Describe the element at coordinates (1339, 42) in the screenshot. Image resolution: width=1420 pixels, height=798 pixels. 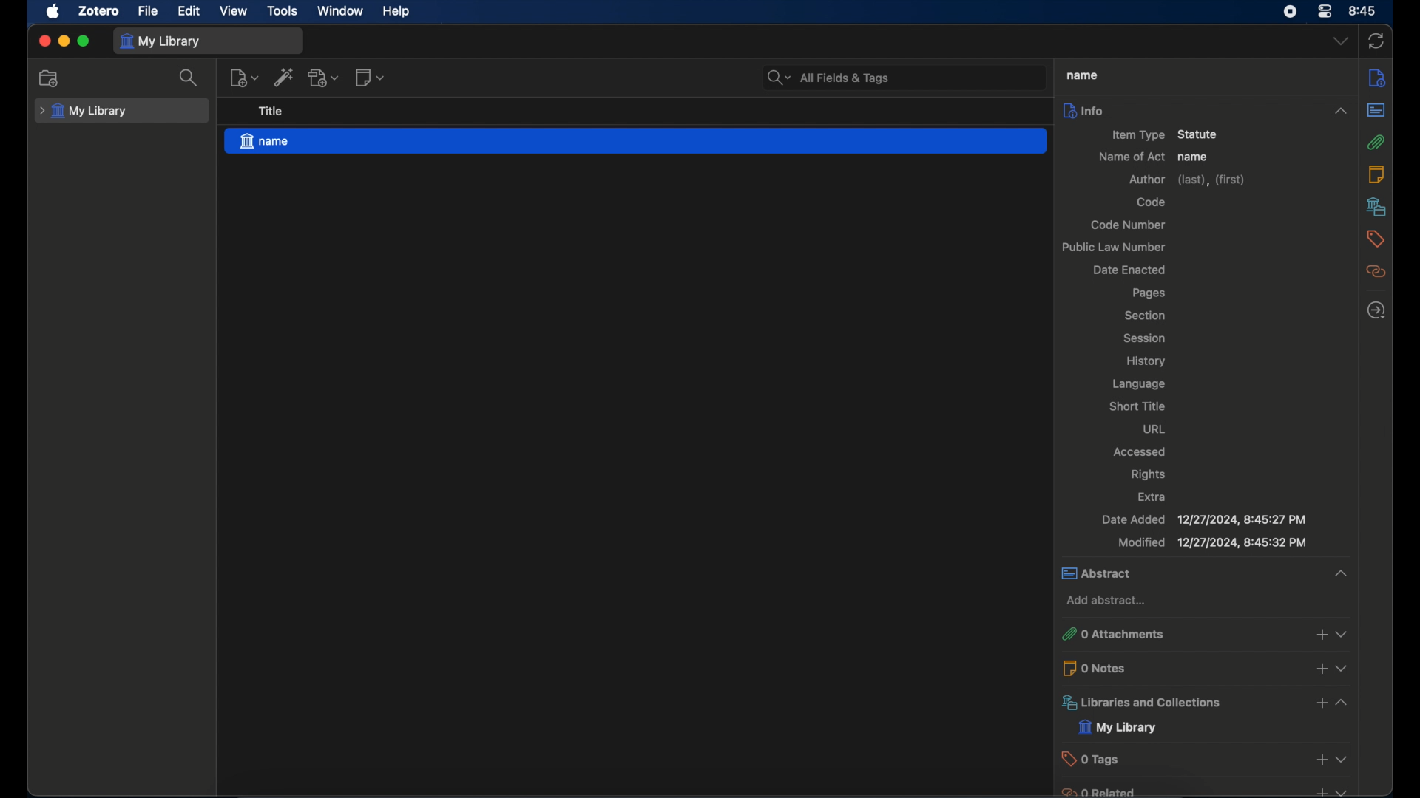
I see `dropdown` at that location.